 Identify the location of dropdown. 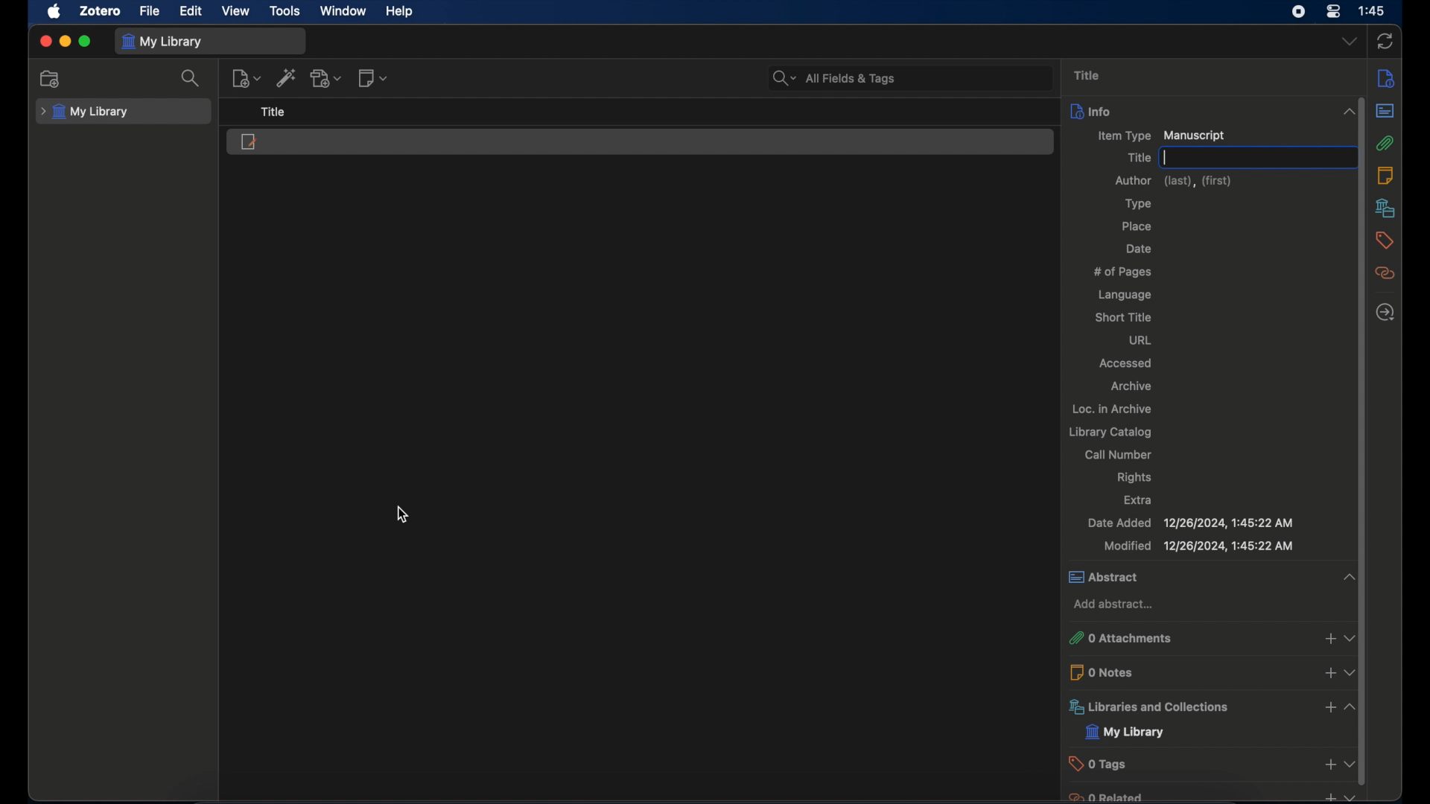
(1350, 42).